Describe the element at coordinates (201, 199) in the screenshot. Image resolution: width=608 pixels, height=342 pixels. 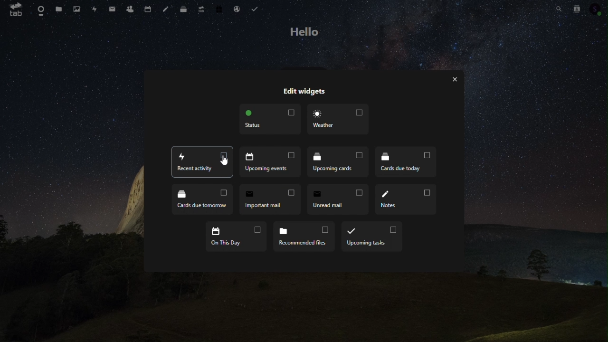
I see `cards due tomorrow` at that location.